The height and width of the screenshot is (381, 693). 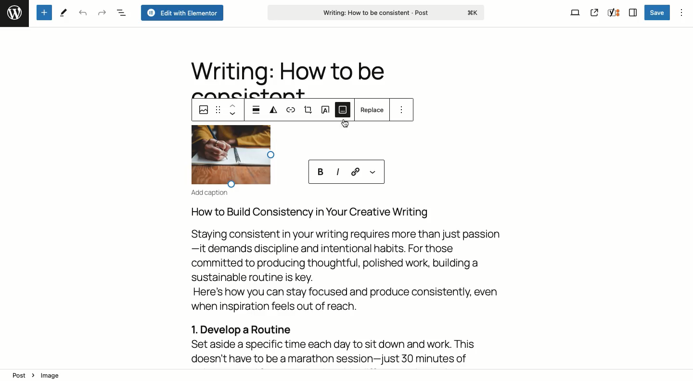 What do you see at coordinates (321, 171) in the screenshot?
I see `Bold` at bounding box center [321, 171].